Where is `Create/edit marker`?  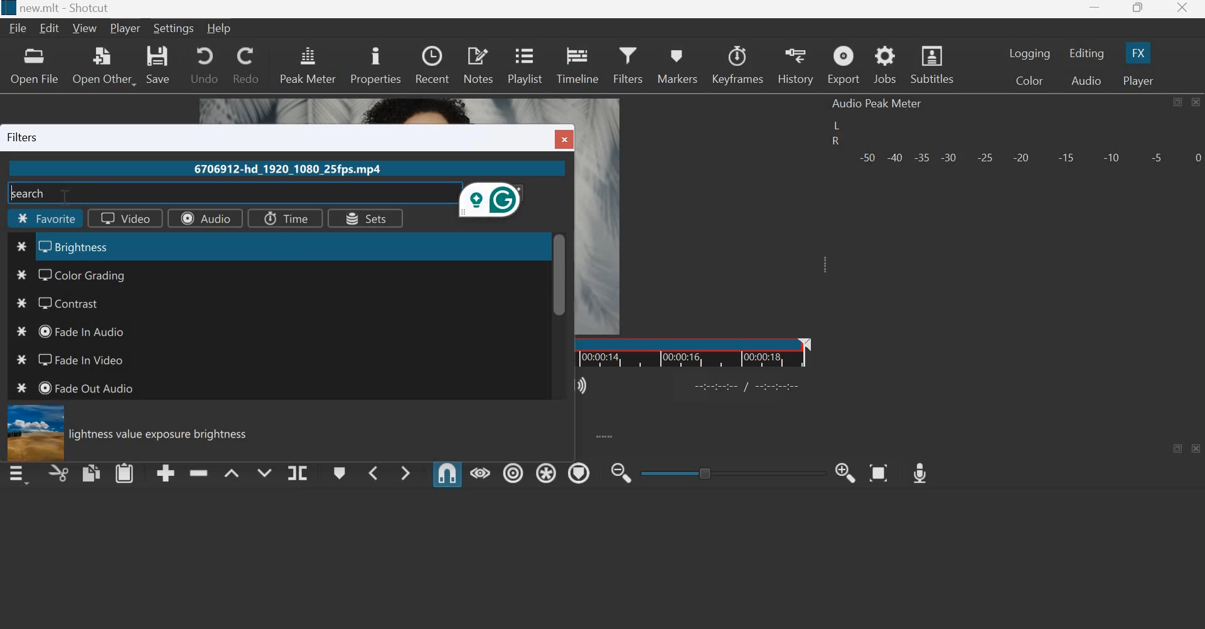 Create/edit marker is located at coordinates (340, 473).